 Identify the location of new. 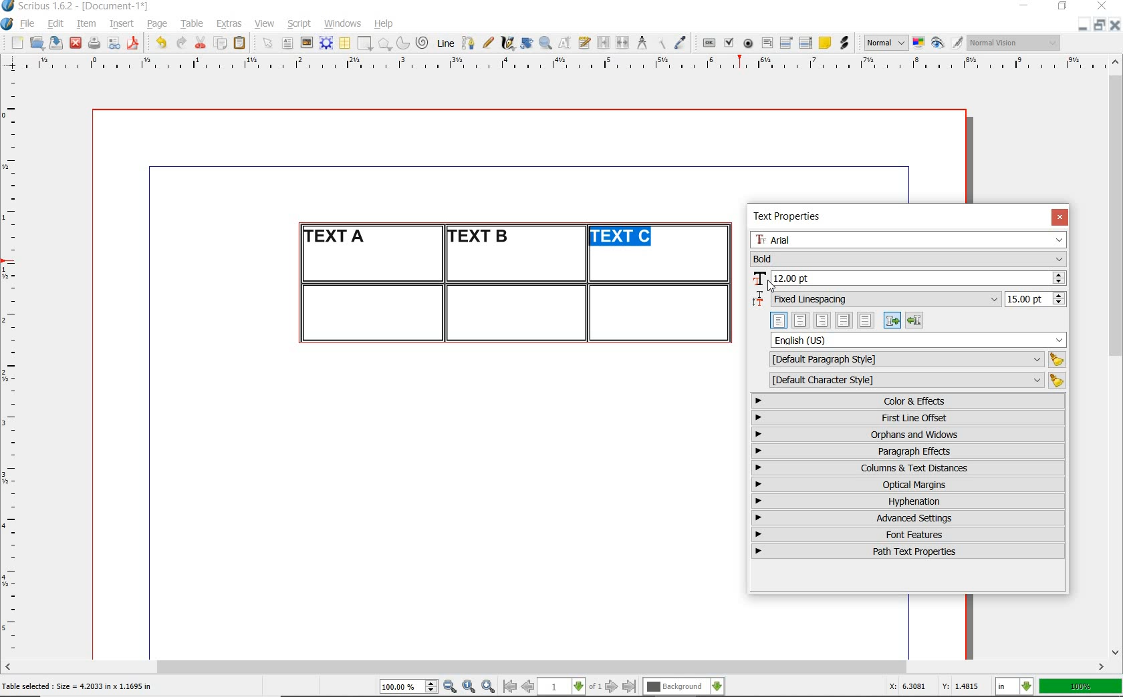
(15, 43).